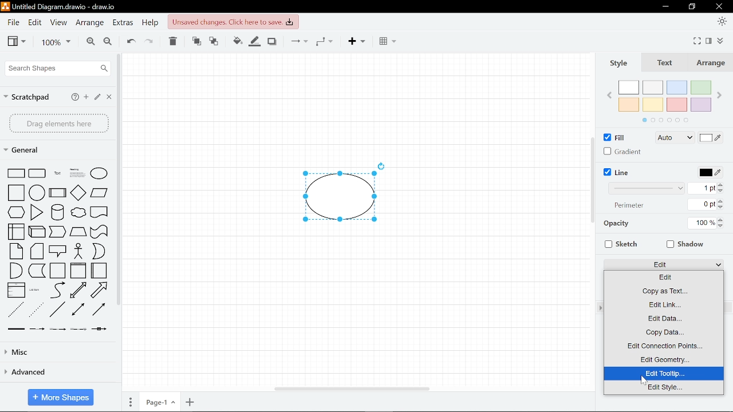 Image resolution: width=733 pixels, height=412 pixels. Describe the element at coordinates (54, 42) in the screenshot. I see `` at that location.